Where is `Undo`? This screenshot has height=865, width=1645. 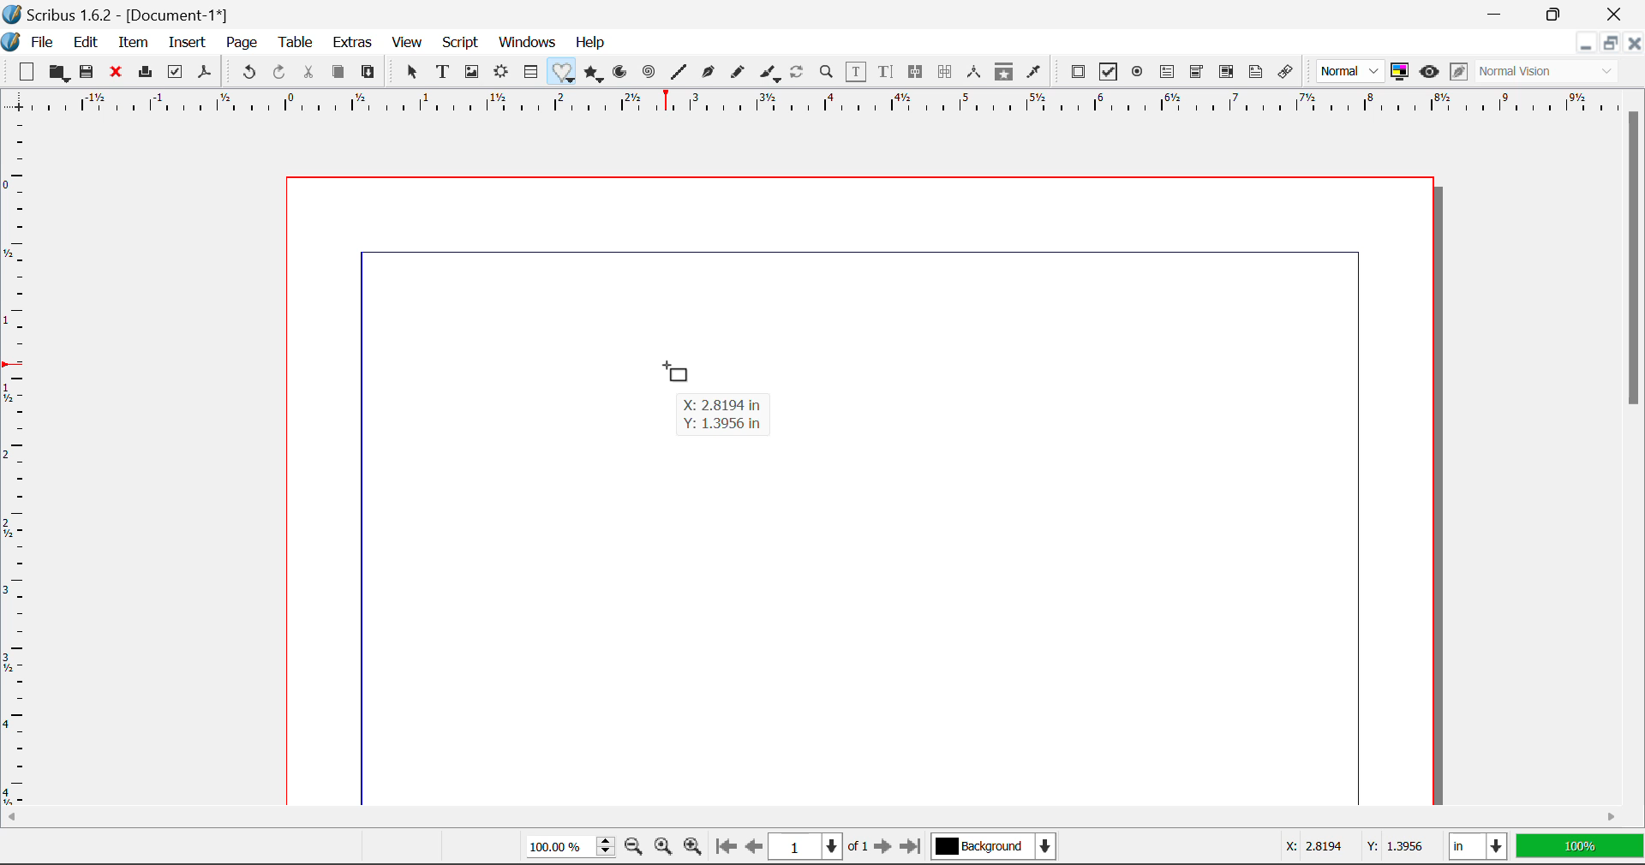 Undo is located at coordinates (246, 73).